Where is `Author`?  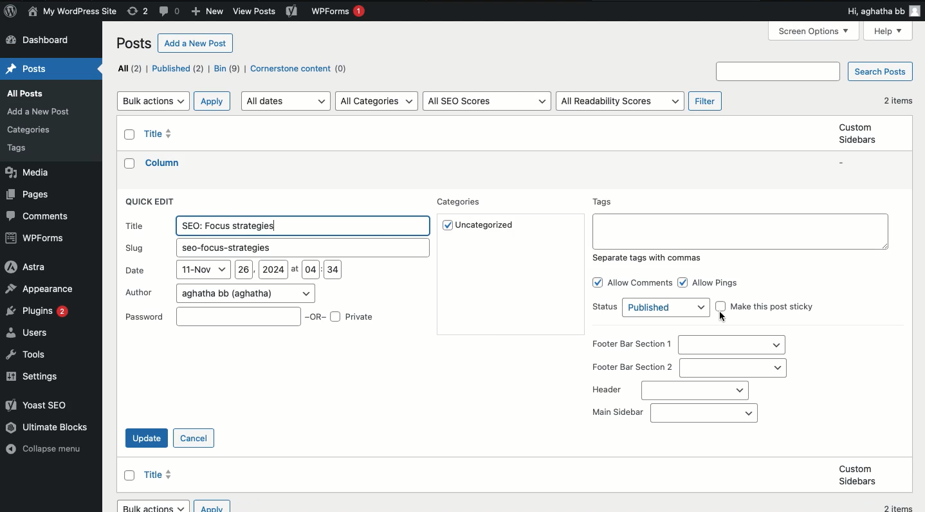 Author is located at coordinates (140, 293).